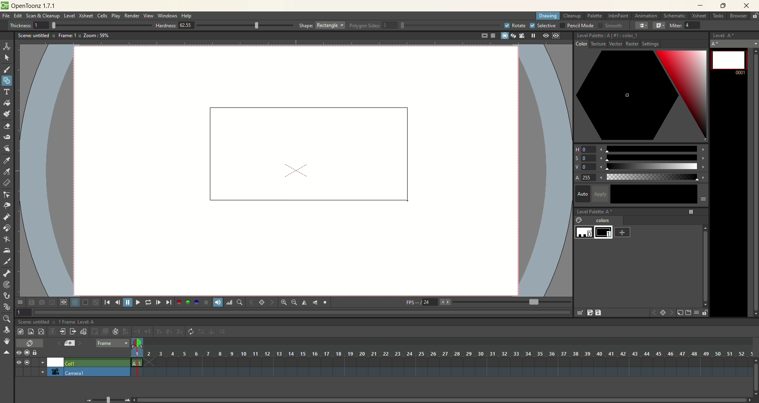  What do you see at coordinates (125, 331) in the screenshot?
I see `fill in empty cells` at bounding box center [125, 331].